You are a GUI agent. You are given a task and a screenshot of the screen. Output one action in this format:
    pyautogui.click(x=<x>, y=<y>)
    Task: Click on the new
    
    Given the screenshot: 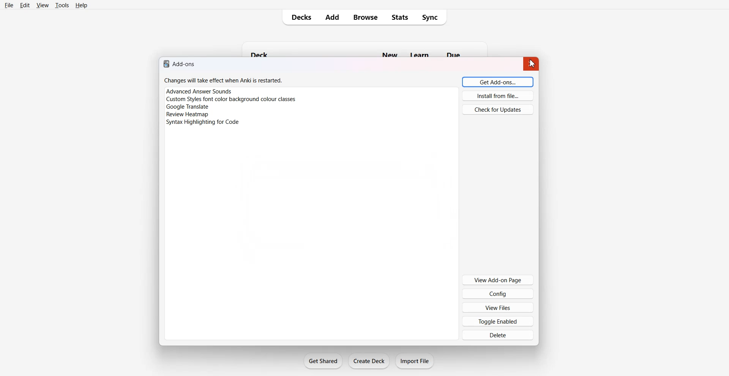 What is the action you would take?
    pyautogui.click(x=391, y=54)
    